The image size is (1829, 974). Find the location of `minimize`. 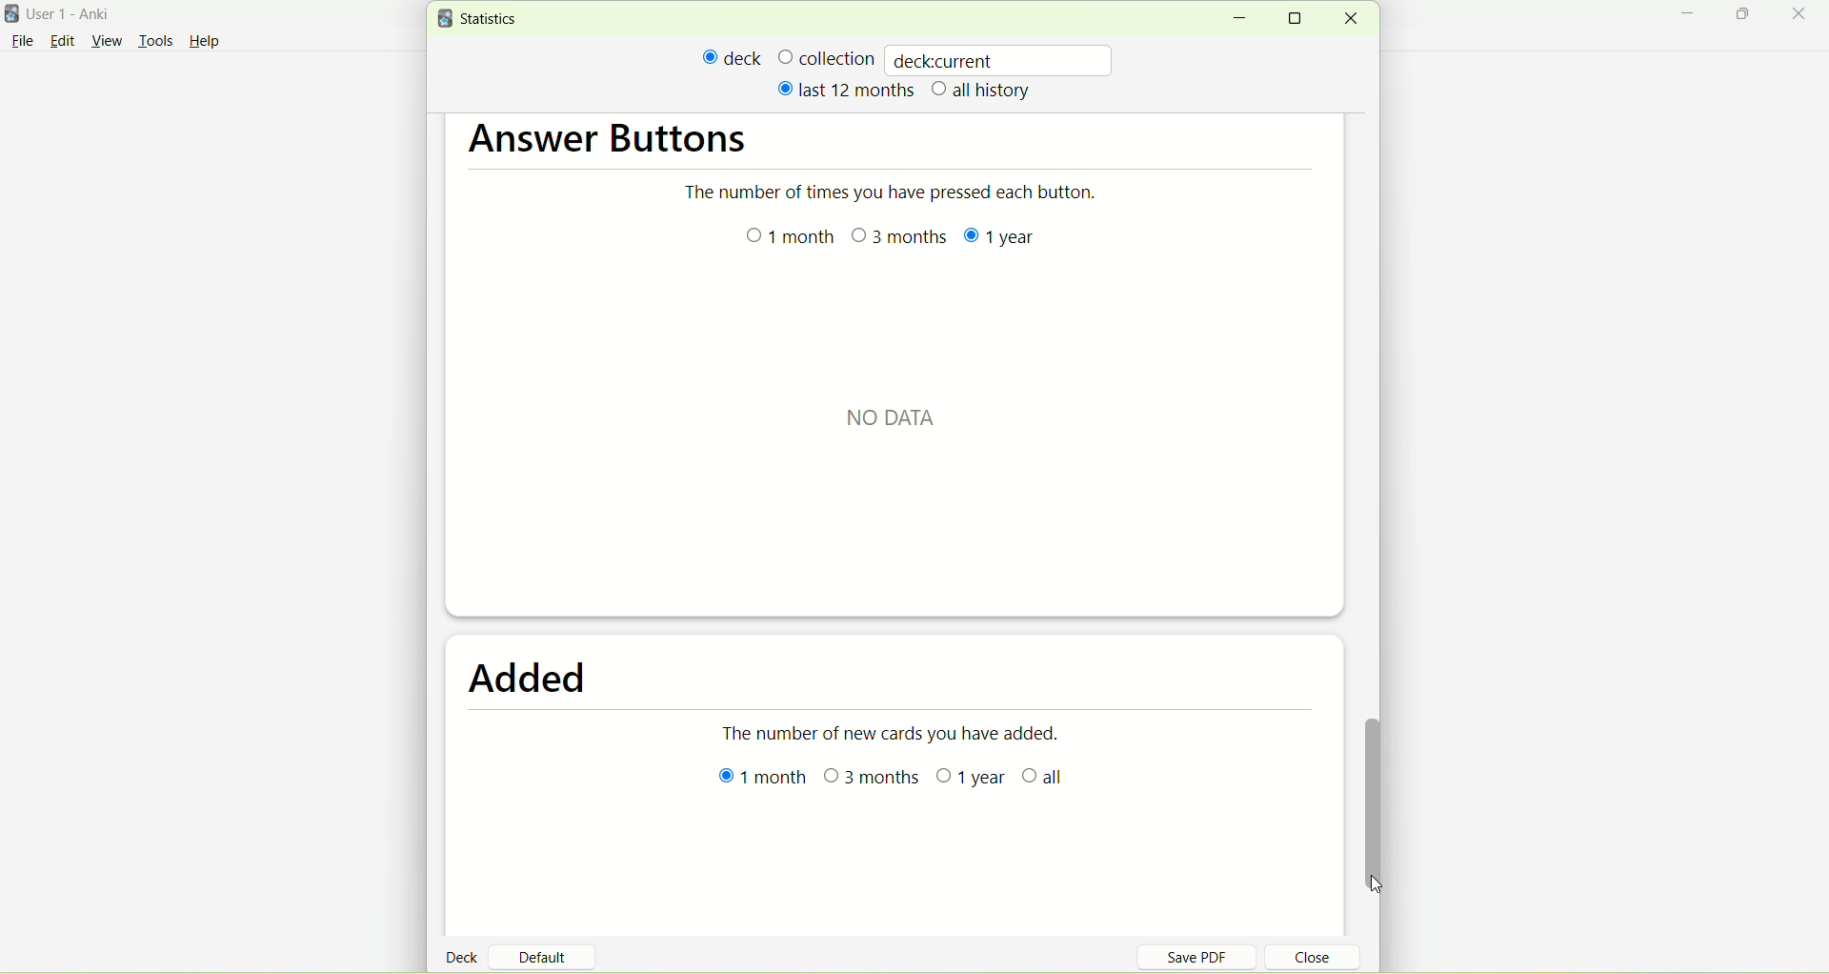

minimize is located at coordinates (1693, 16).